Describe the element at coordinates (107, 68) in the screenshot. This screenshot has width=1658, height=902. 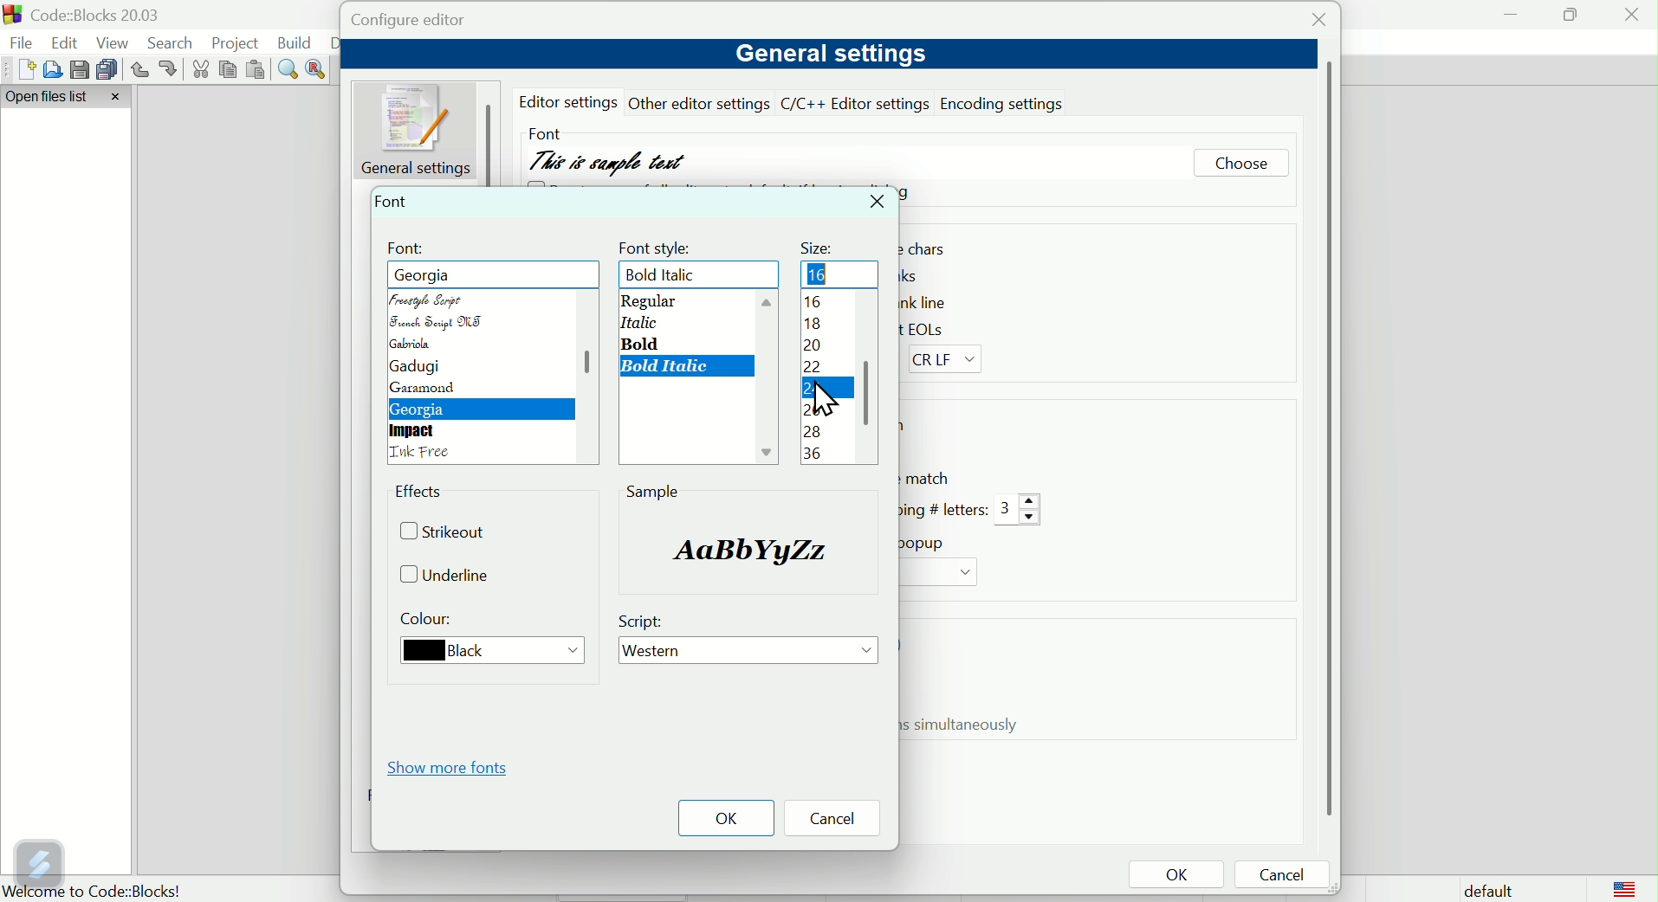
I see `Save multiple` at that location.